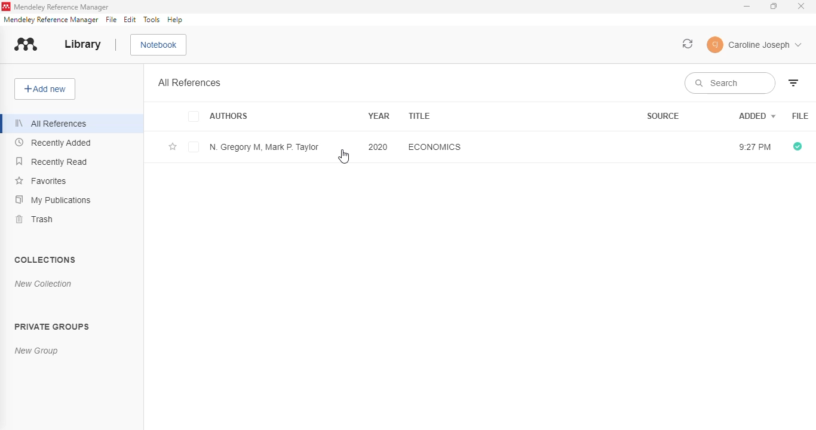 This screenshot has width=816, height=430. I want to click on collections, so click(46, 259).